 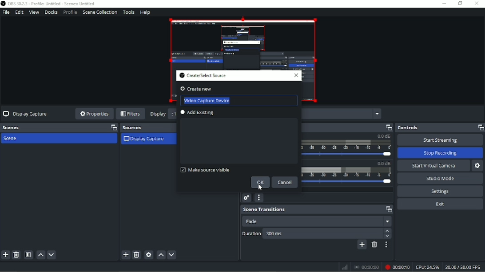 What do you see at coordinates (203, 76) in the screenshot?
I see `Create/Select source` at bounding box center [203, 76].